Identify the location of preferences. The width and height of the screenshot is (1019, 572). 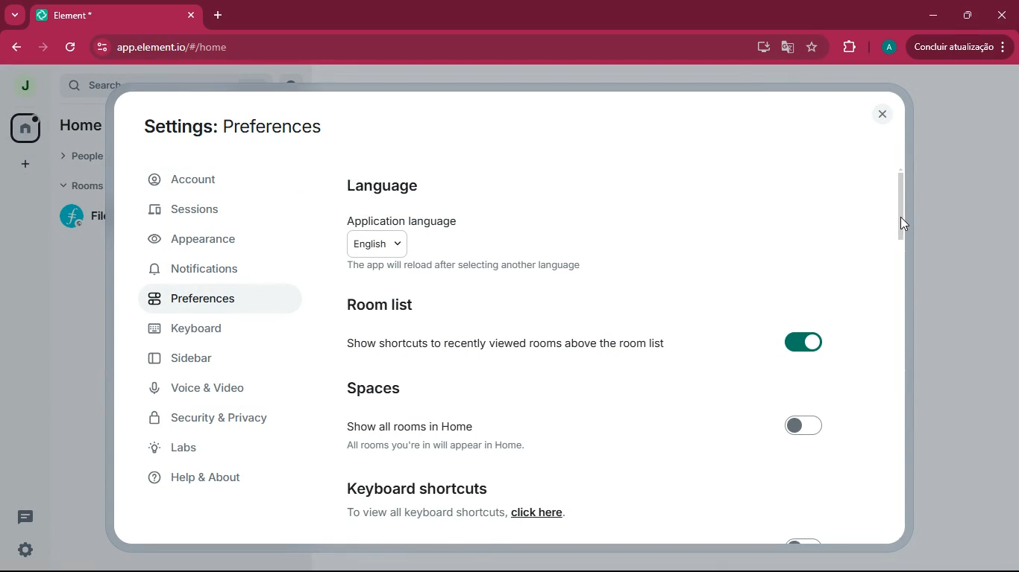
(207, 299).